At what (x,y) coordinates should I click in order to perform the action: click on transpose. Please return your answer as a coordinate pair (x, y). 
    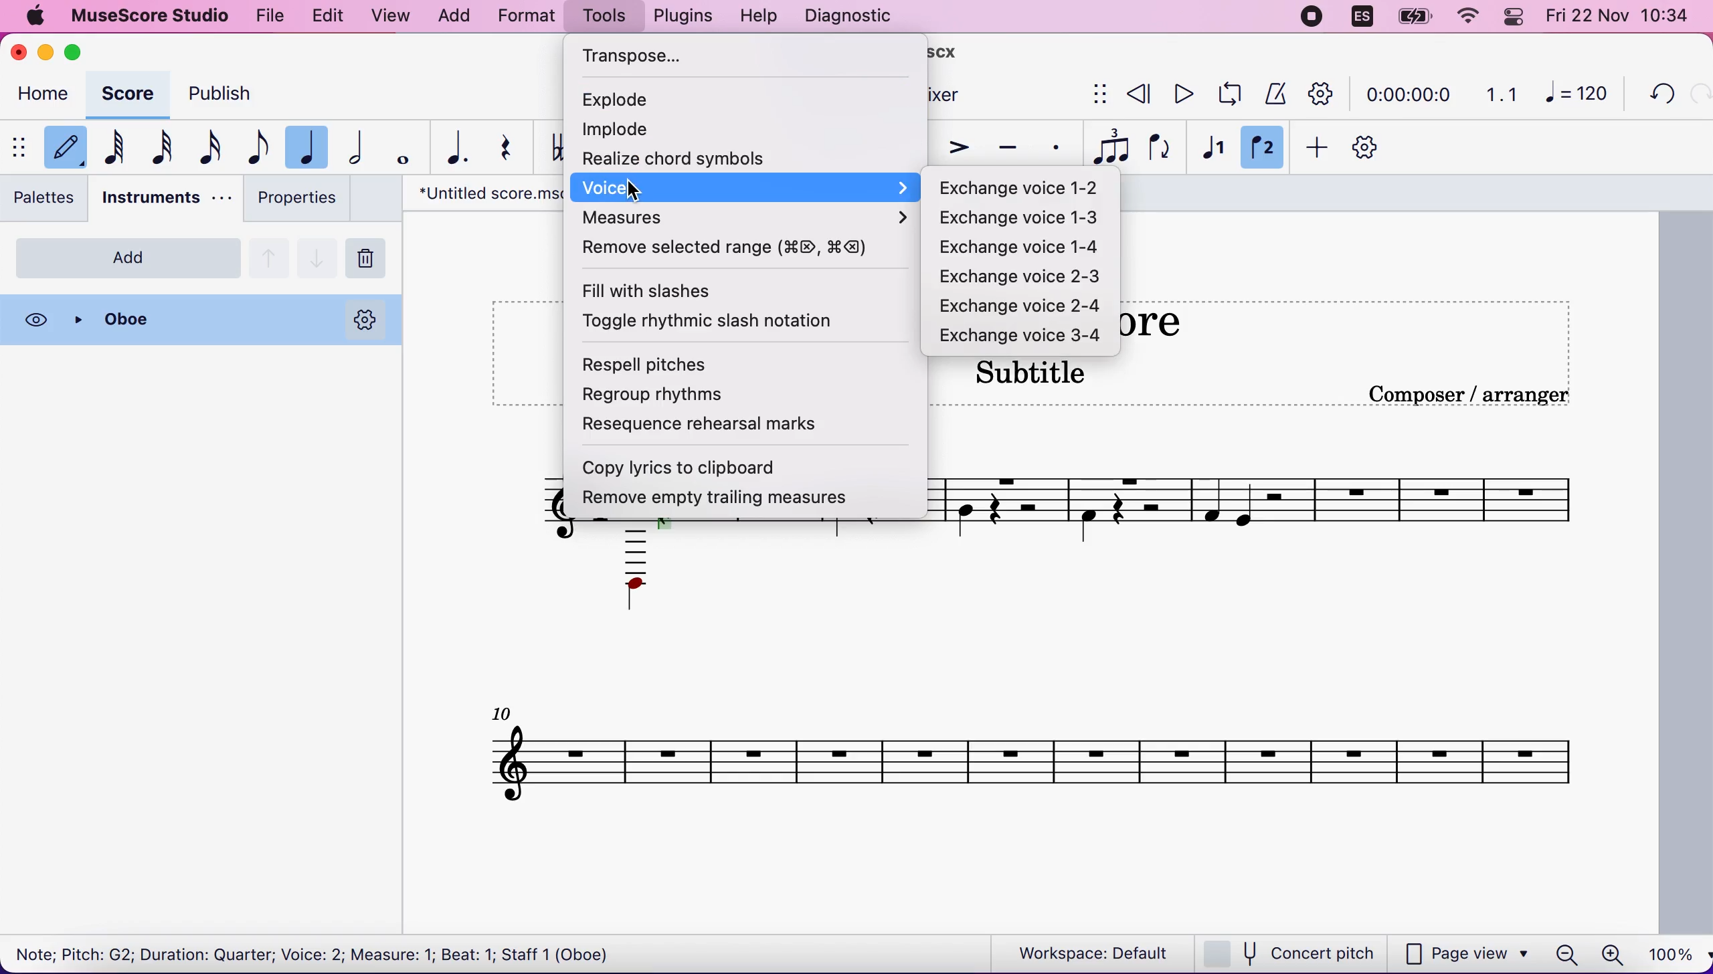
    Looking at the image, I should click on (705, 55).